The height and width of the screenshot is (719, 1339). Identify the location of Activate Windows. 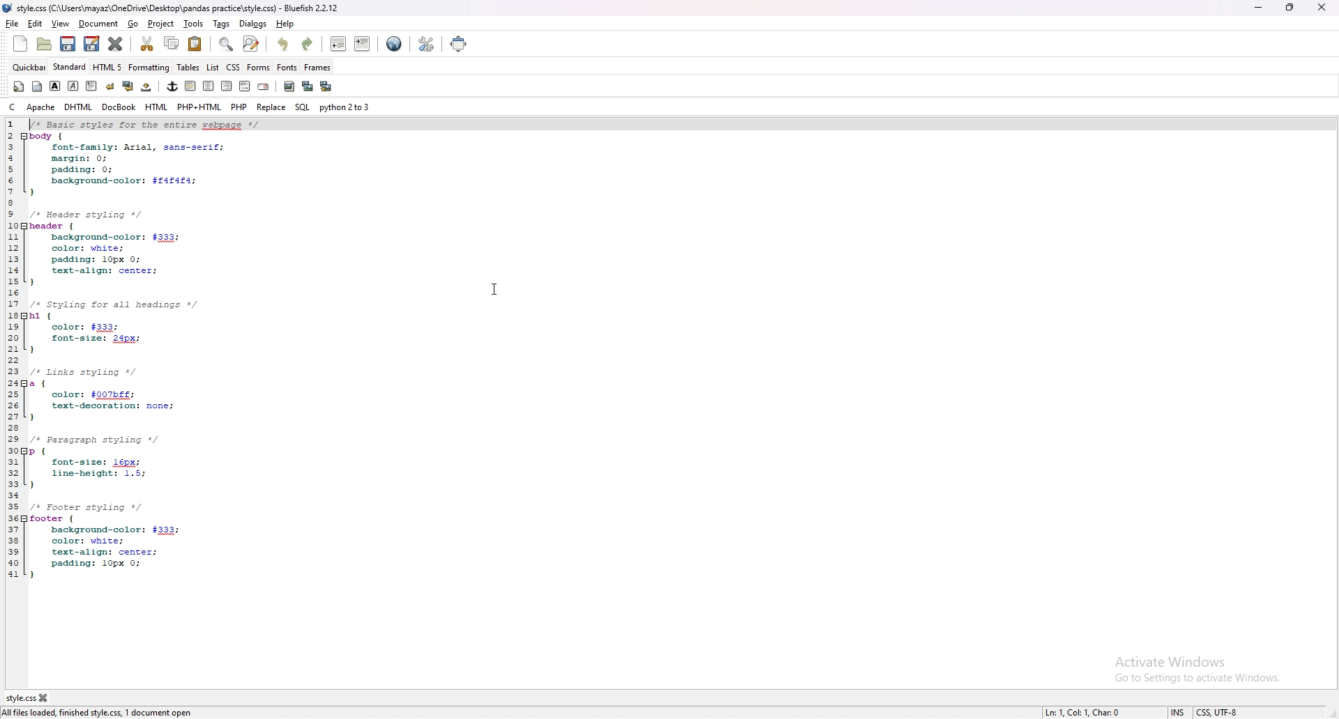
(1174, 661).